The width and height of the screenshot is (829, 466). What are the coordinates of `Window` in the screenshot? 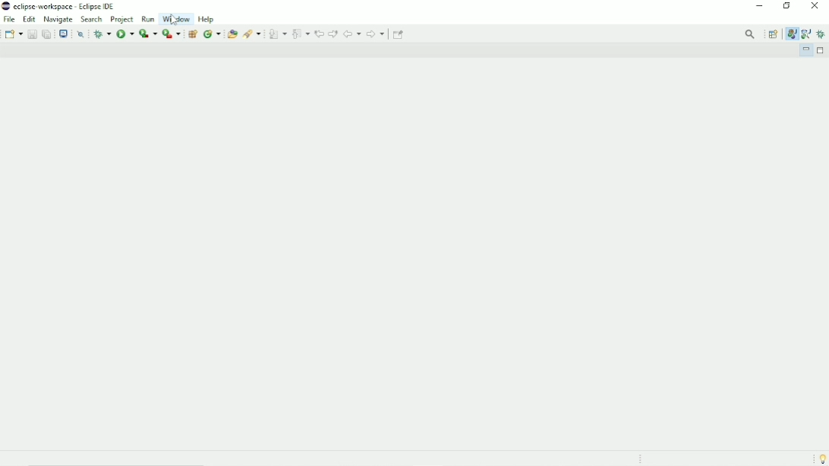 It's located at (176, 19).